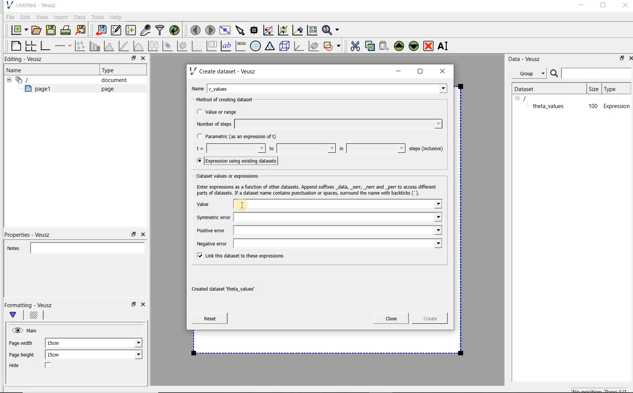 The width and height of the screenshot is (633, 393). I want to click on Search bar, so click(591, 73).